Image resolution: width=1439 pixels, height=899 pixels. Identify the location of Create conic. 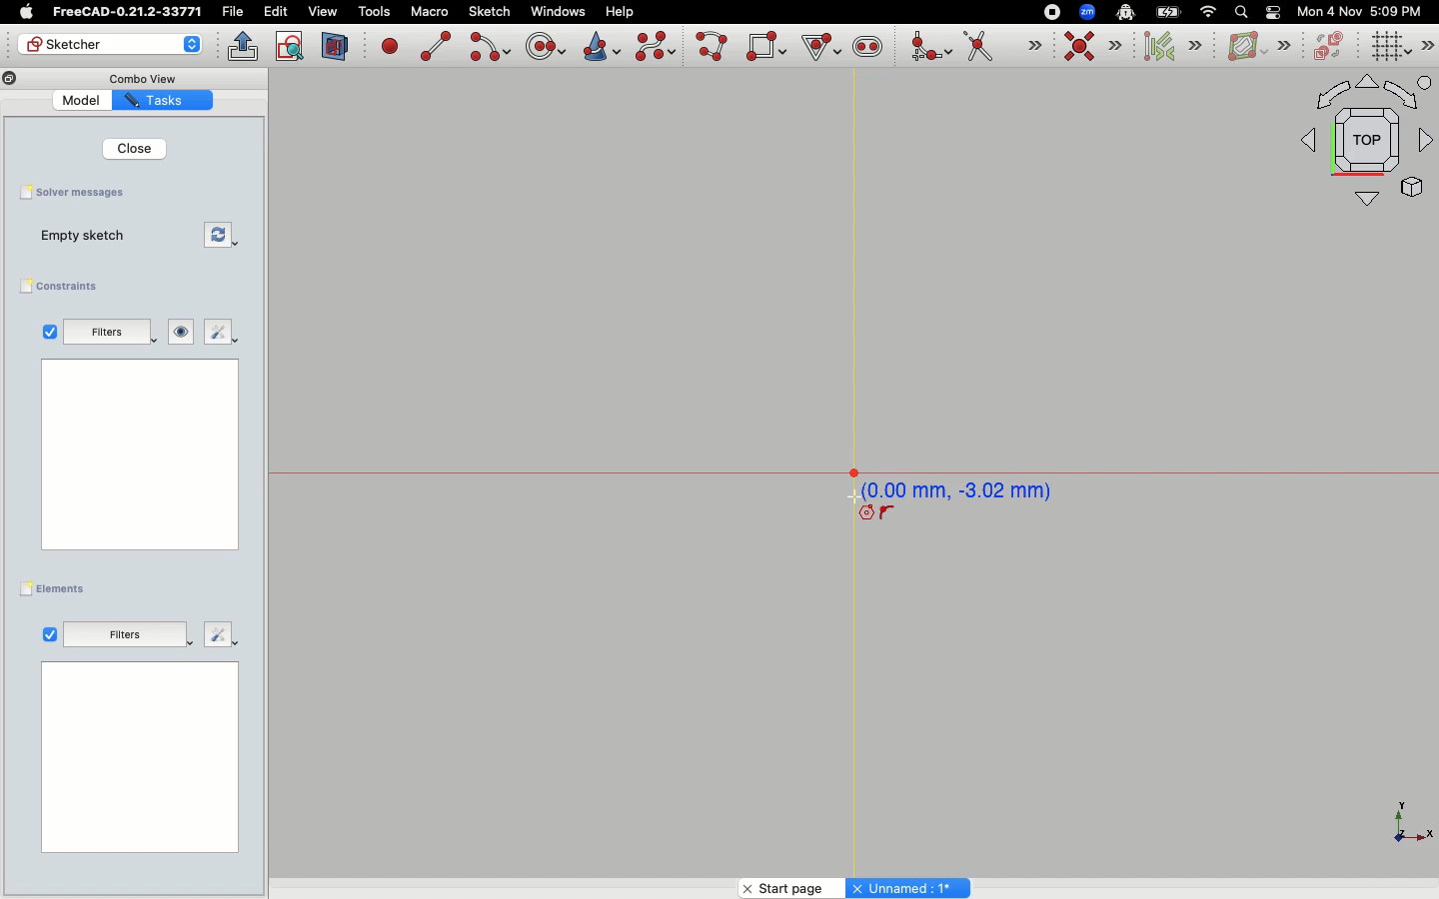
(600, 45).